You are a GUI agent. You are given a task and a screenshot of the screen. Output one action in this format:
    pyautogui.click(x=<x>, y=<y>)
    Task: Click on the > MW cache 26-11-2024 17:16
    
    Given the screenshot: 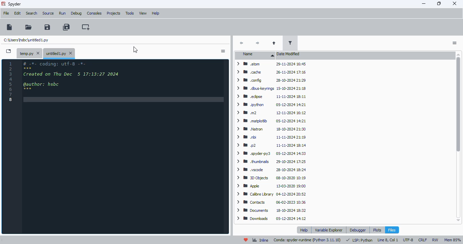 What is the action you would take?
    pyautogui.click(x=270, y=72)
    